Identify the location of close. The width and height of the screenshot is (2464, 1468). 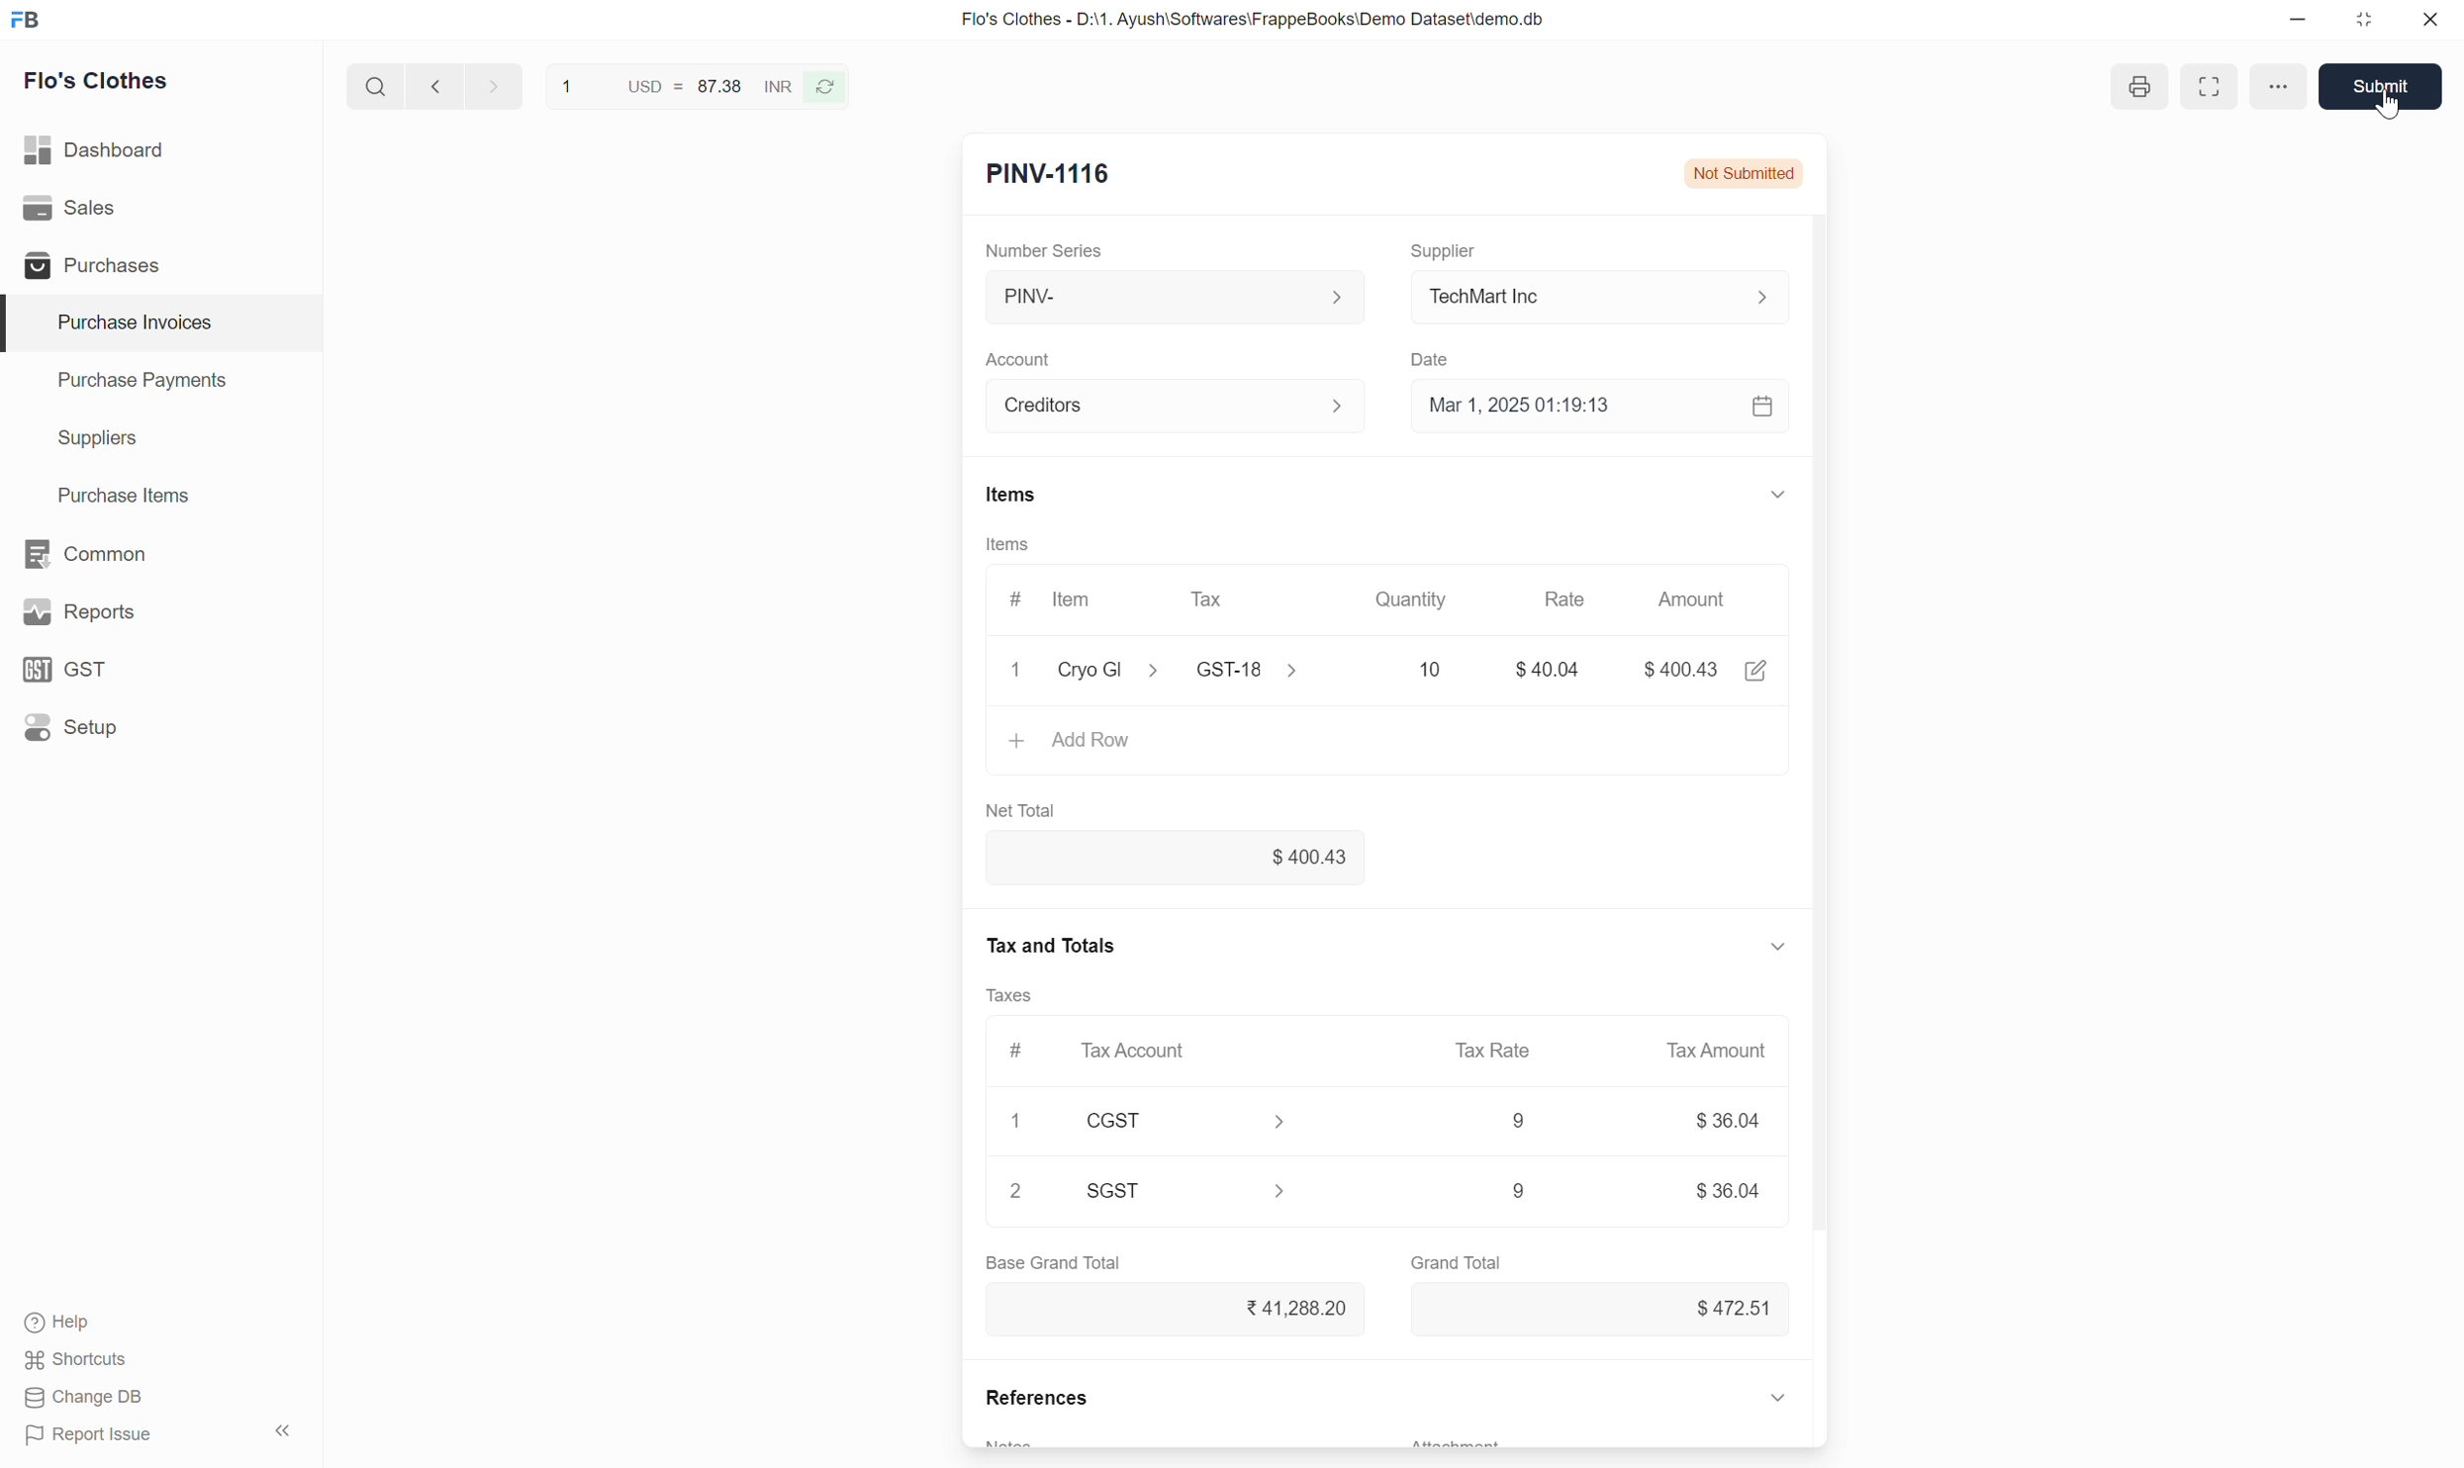
(2430, 23).